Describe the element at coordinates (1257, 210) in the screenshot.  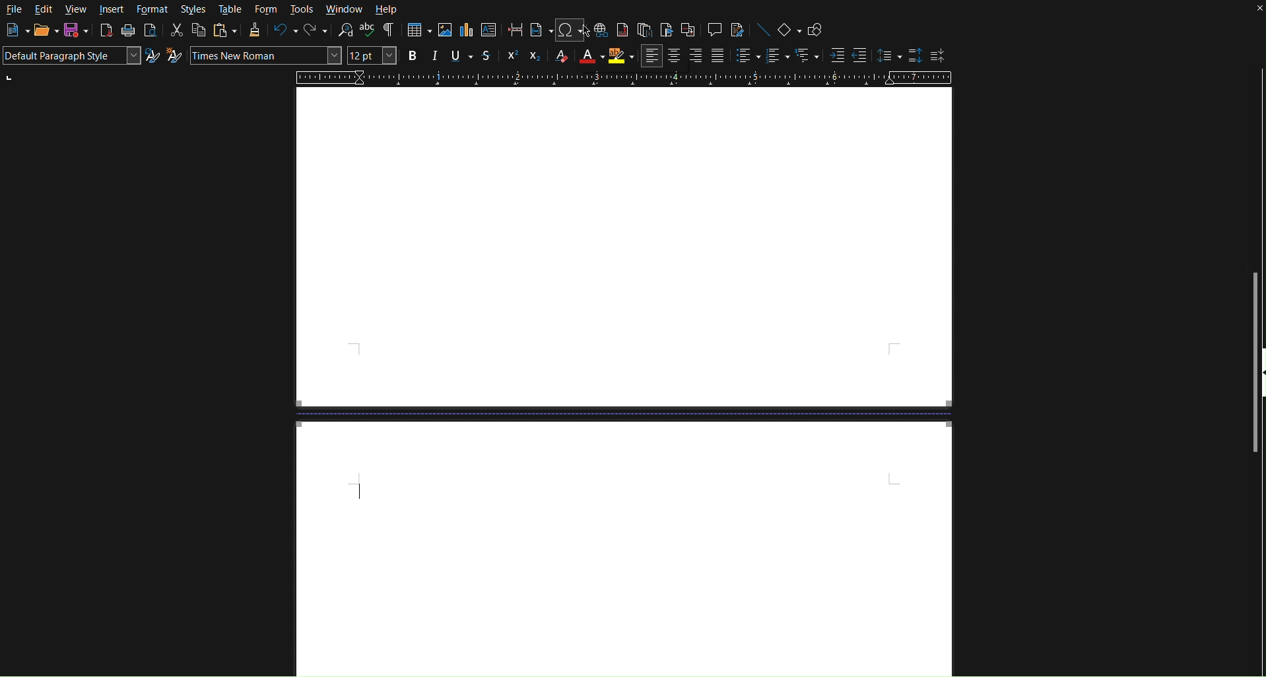
I see `Scrollbar` at that location.